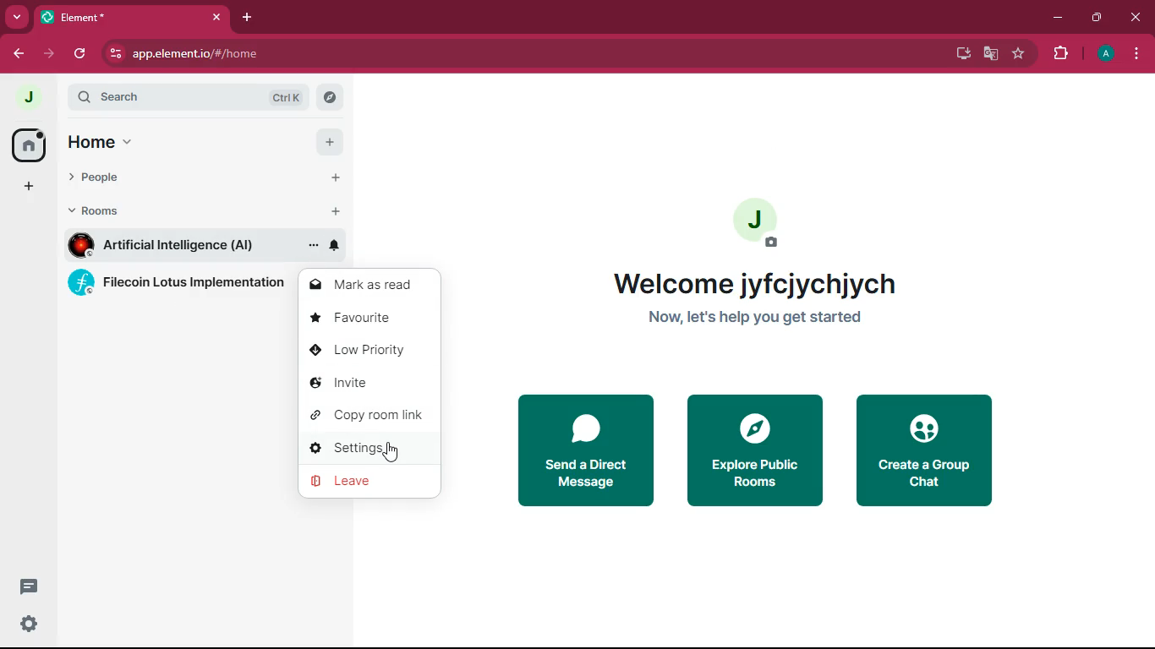 The image size is (1155, 649). Describe the element at coordinates (330, 98) in the screenshot. I see `search` at that location.